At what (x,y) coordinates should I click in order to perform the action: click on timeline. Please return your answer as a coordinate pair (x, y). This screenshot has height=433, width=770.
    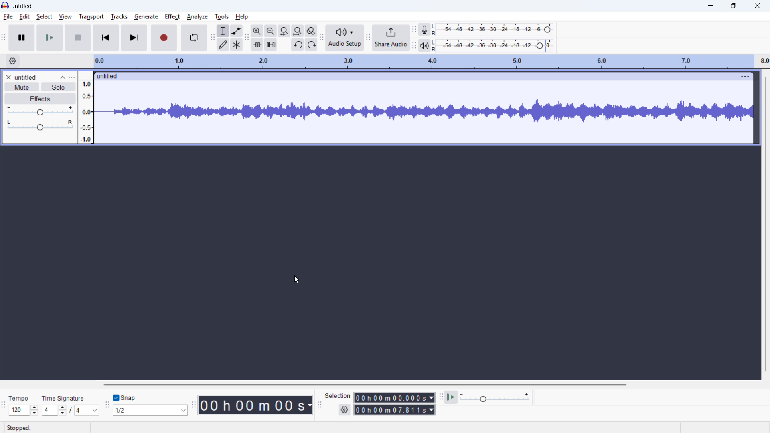
    Looking at the image, I should click on (431, 61).